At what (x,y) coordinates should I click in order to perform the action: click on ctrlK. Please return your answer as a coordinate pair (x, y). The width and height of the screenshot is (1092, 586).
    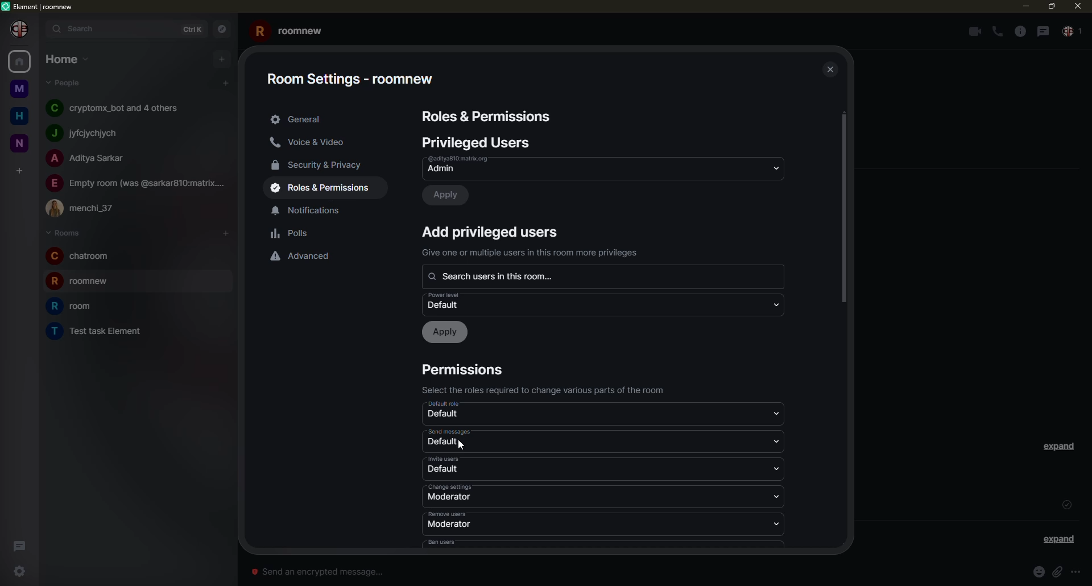
    Looking at the image, I should click on (195, 28).